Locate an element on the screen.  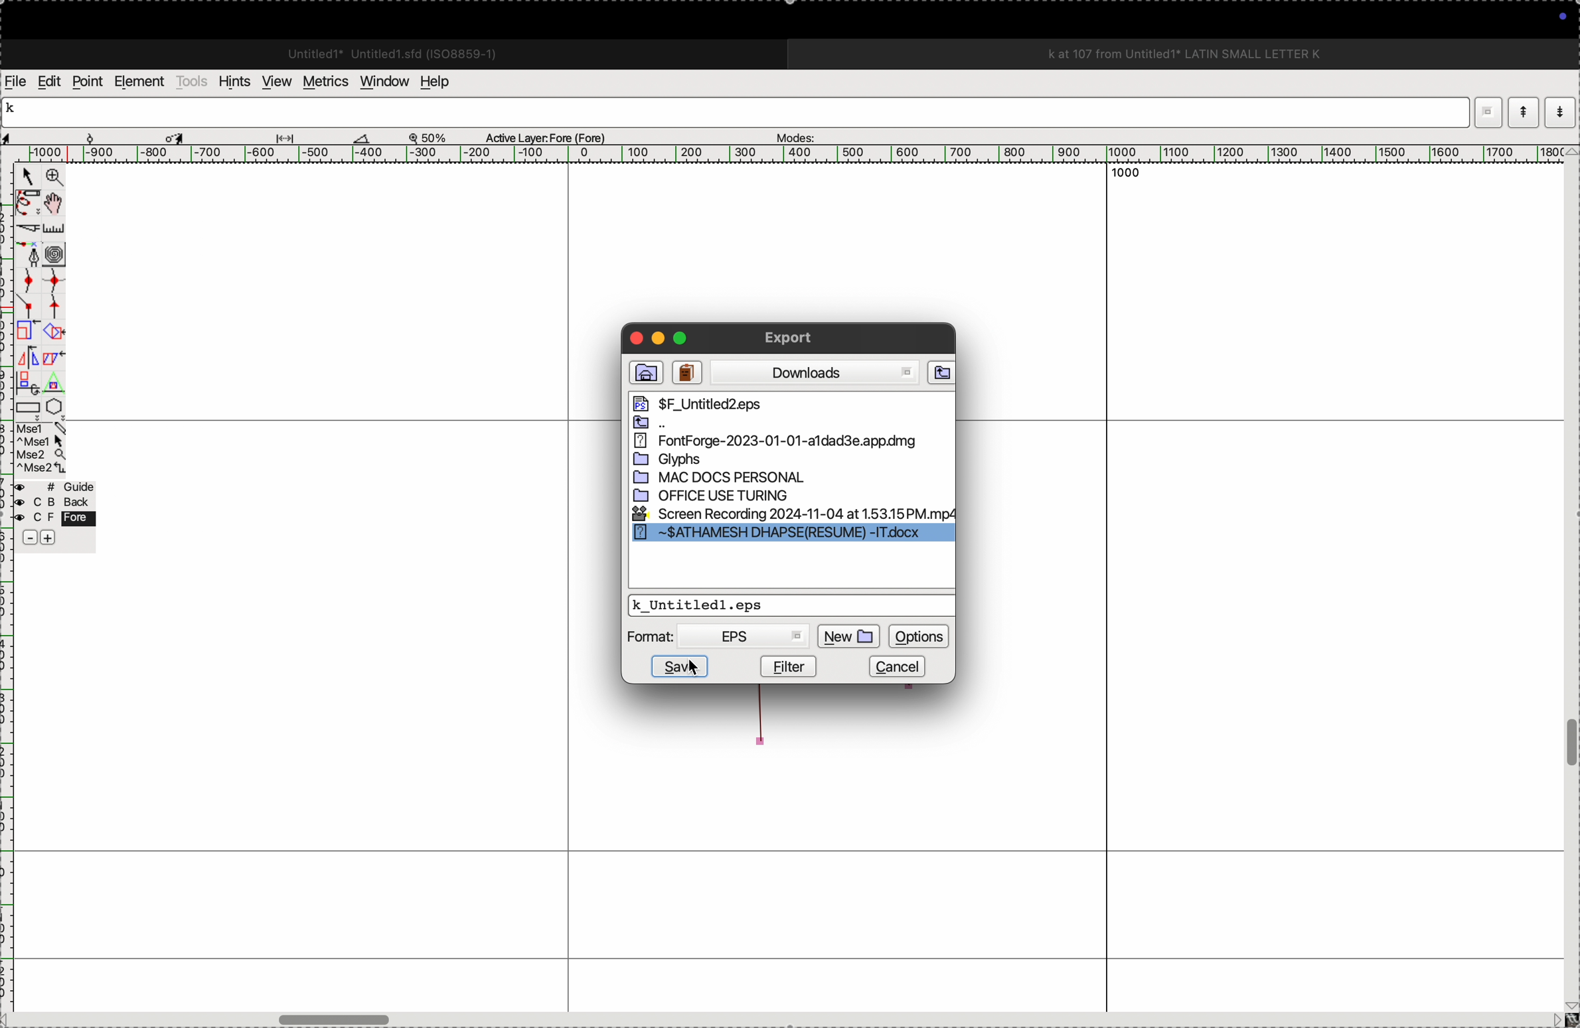
cursor is located at coordinates (178, 136).